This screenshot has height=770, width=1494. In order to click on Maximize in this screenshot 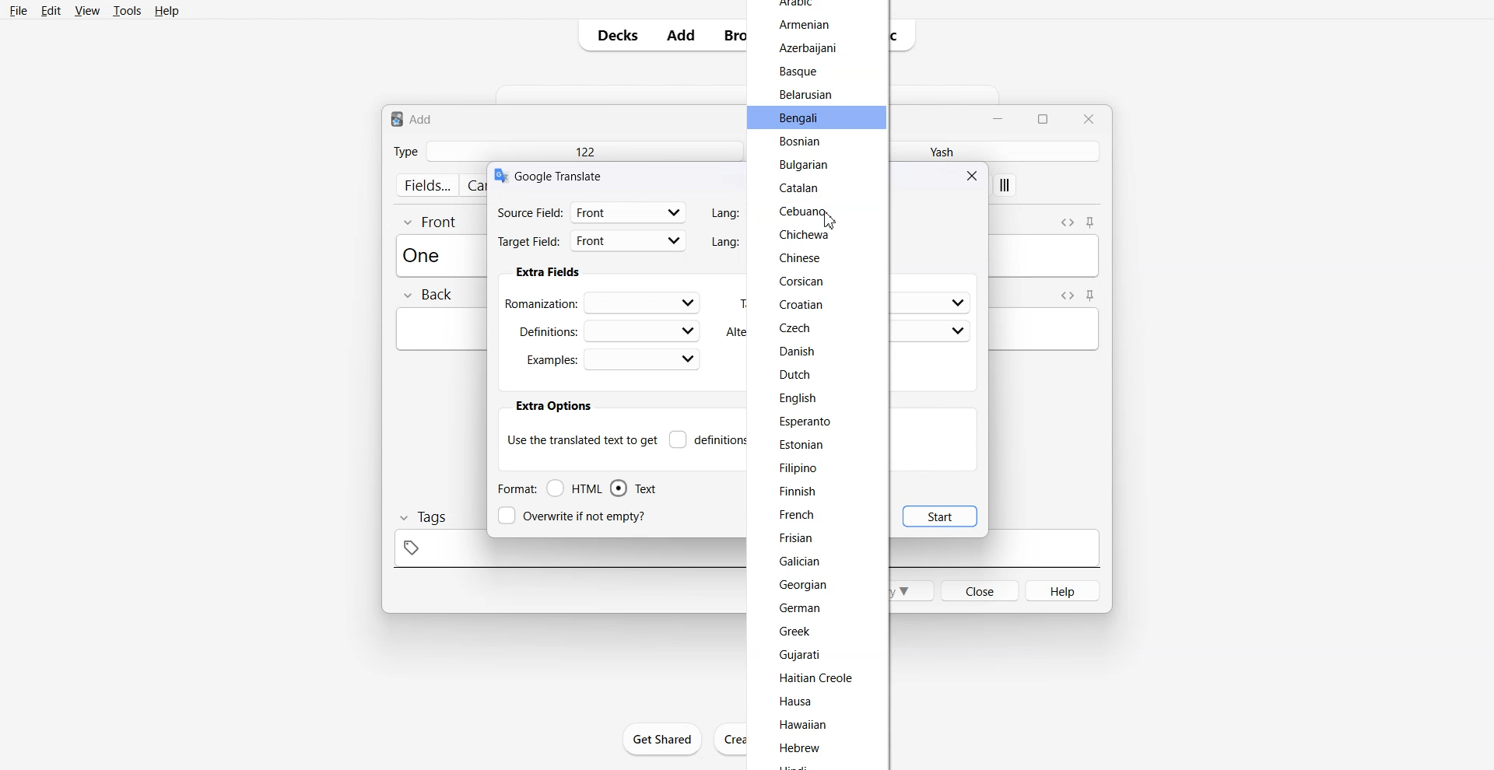, I will do `click(1046, 117)`.